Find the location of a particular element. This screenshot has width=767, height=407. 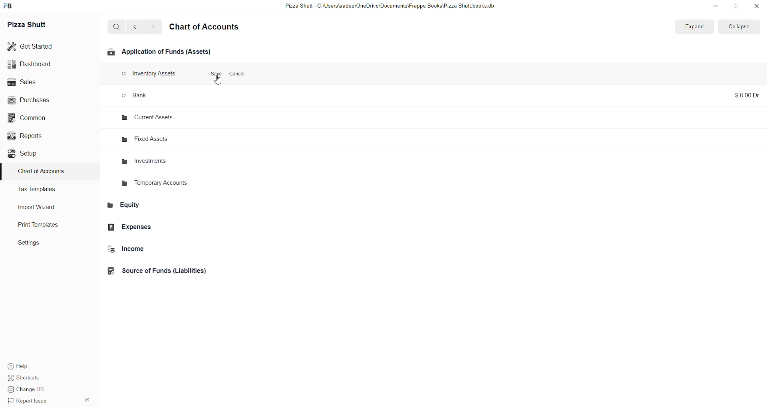

investments  is located at coordinates (143, 161).